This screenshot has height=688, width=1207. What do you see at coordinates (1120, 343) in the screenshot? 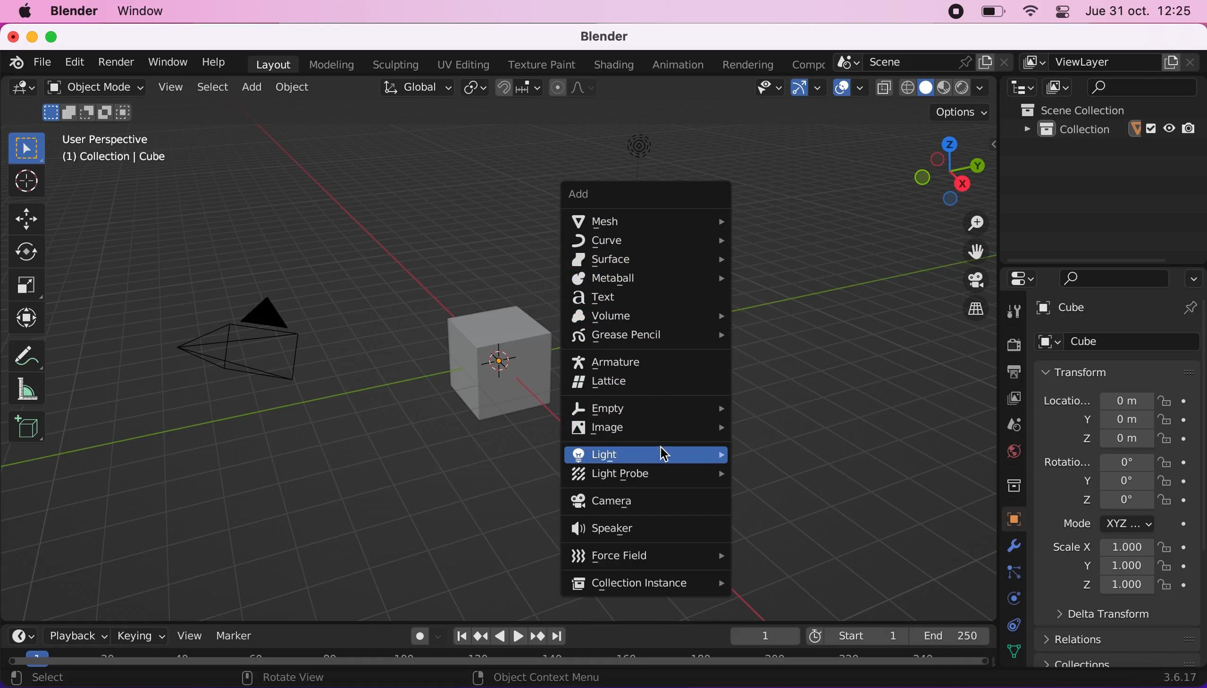
I see `cube` at bounding box center [1120, 343].